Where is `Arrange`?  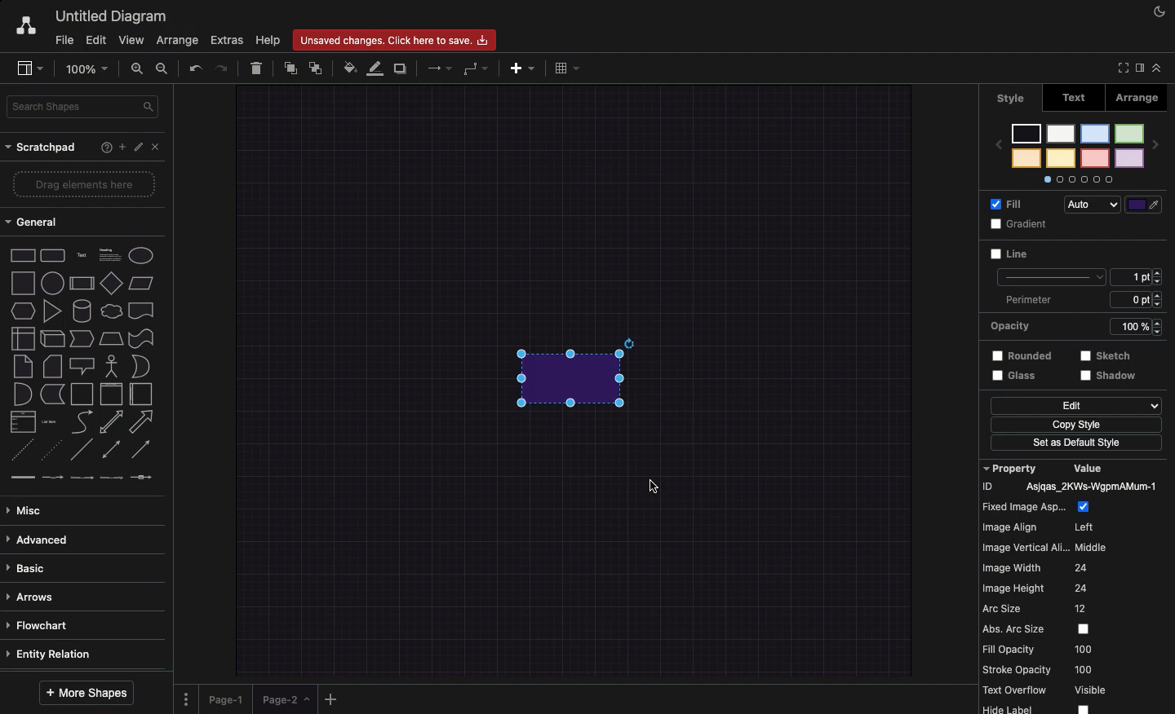 Arrange is located at coordinates (179, 42).